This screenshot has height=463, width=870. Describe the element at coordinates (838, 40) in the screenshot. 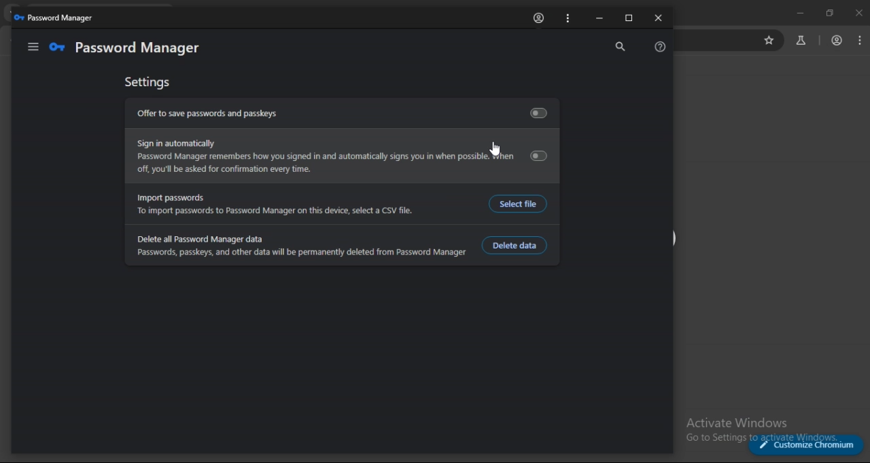

I see `account` at that location.